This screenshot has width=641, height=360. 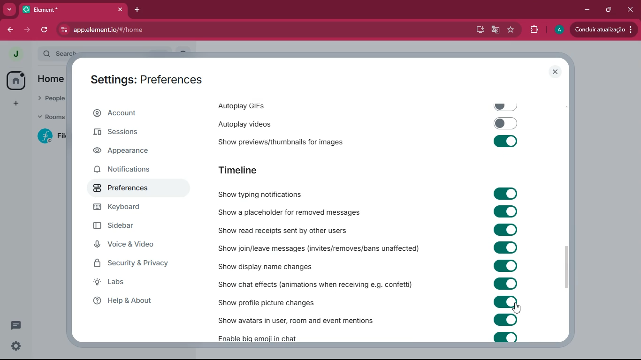 What do you see at coordinates (534, 30) in the screenshot?
I see `extensions` at bounding box center [534, 30].